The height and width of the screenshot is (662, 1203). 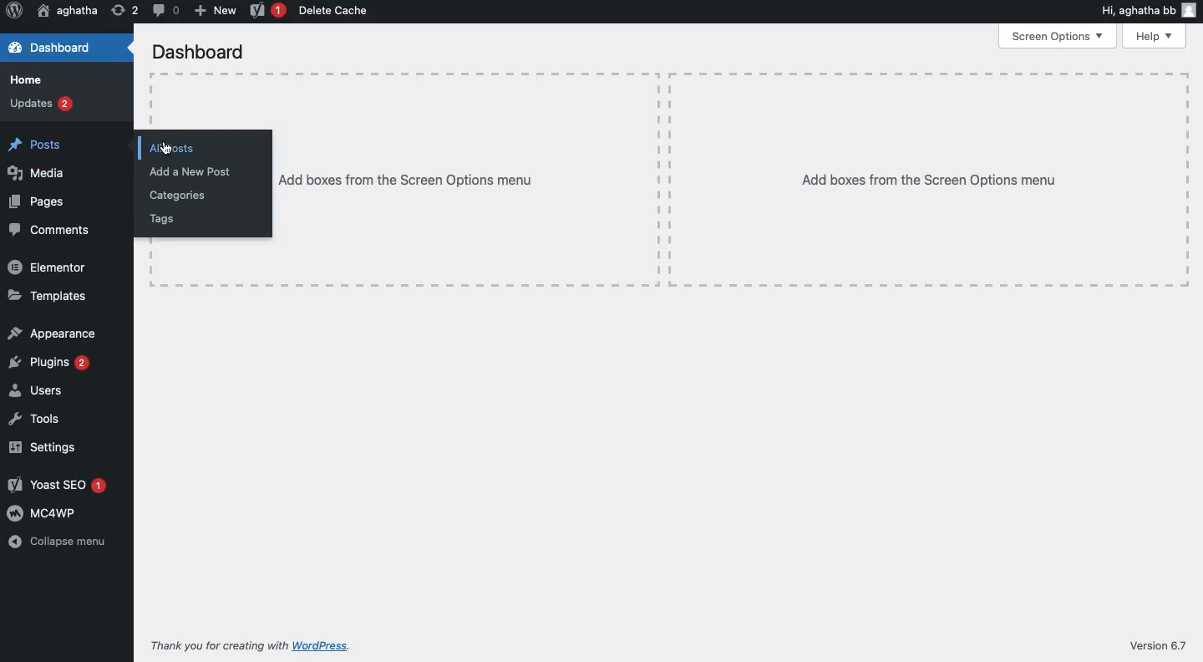 I want to click on Help, so click(x=1152, y=35).